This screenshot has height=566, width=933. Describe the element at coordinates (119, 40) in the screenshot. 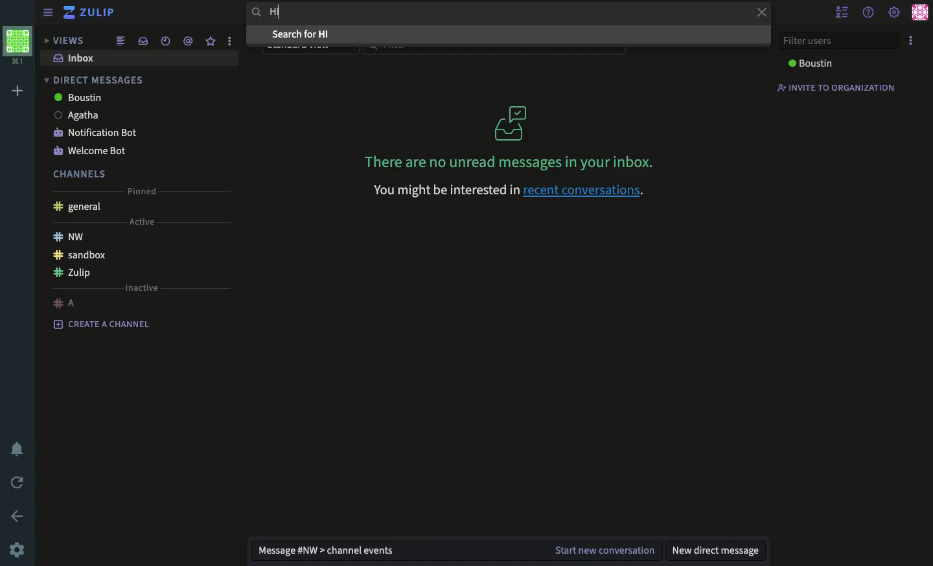

I see `combined feed` at that location.